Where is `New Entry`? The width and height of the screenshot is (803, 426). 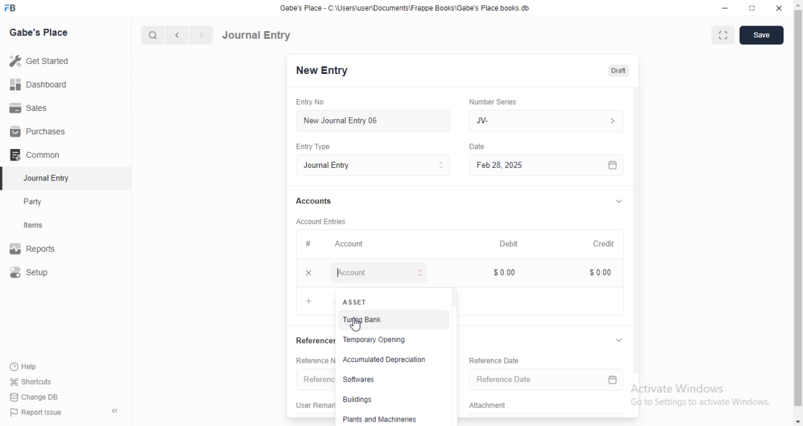 New Entry is located at coordinates (326, 71).